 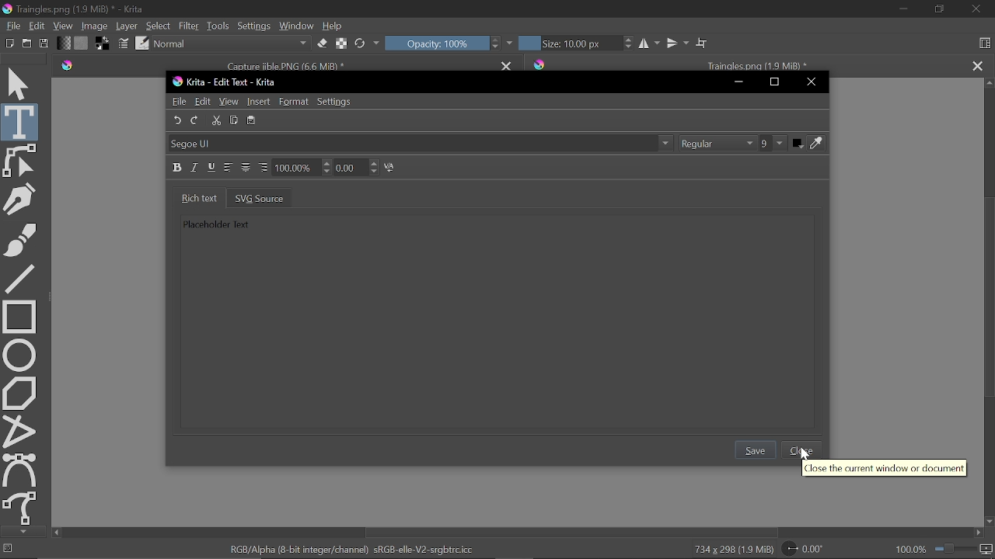 What do you see at coordinates (253, 28) in the screenshot?
I see `Settings` at bounding box center [253, 28].